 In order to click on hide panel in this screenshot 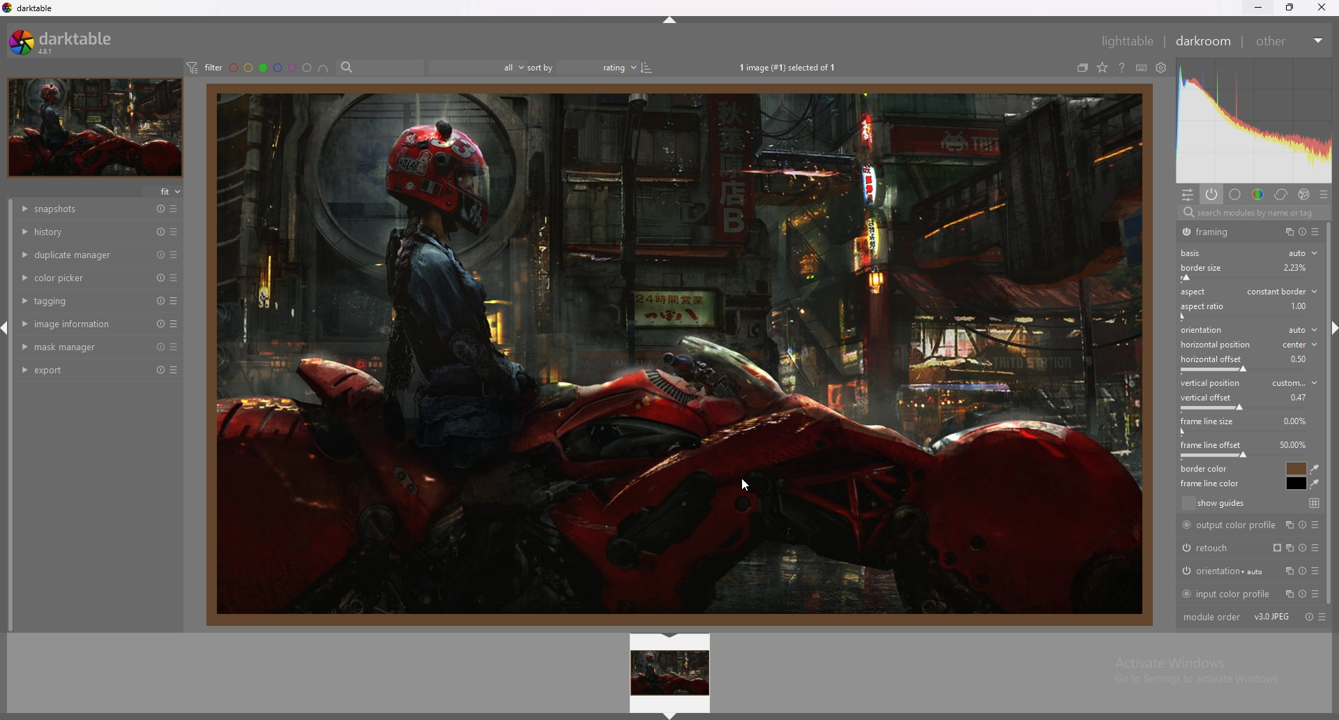, I will do `click(672, 714)`.